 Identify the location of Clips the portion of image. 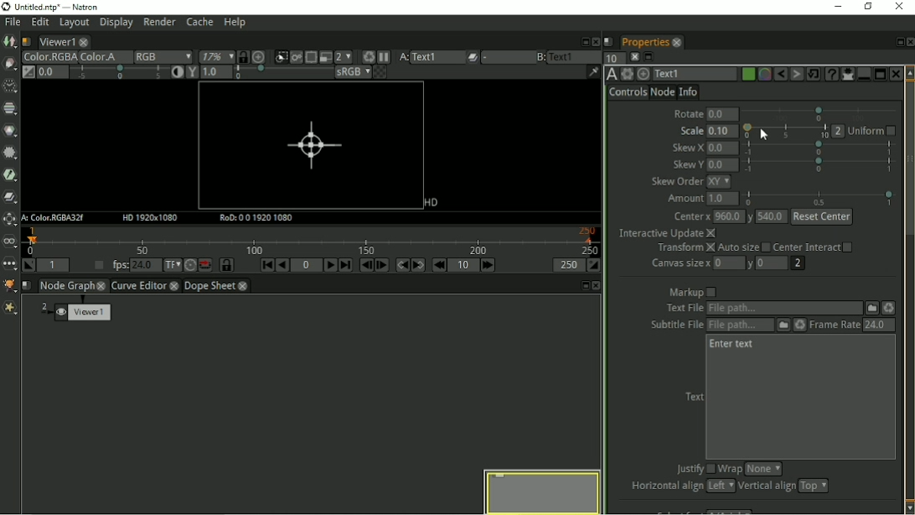
(277, 56).